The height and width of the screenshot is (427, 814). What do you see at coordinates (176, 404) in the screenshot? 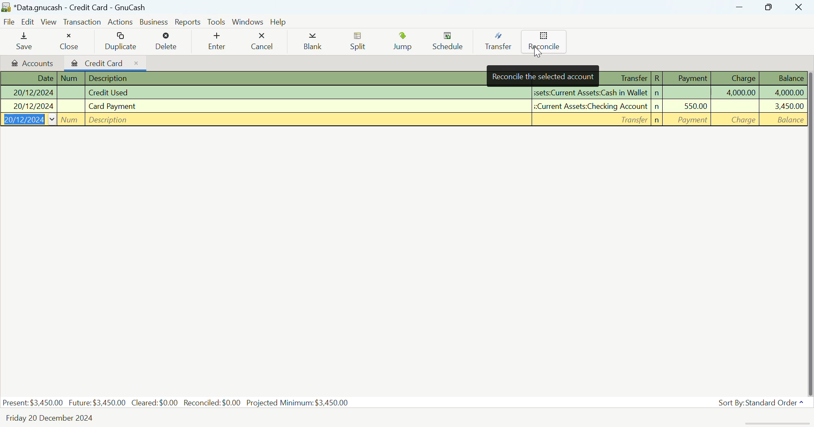
I see `Present: $3,450.00 Future: $3,450.00 Cleared:$0.00 Reconciled:$0.00 Projected Minimum: $3,450.00` at bounding box center [176, 404].